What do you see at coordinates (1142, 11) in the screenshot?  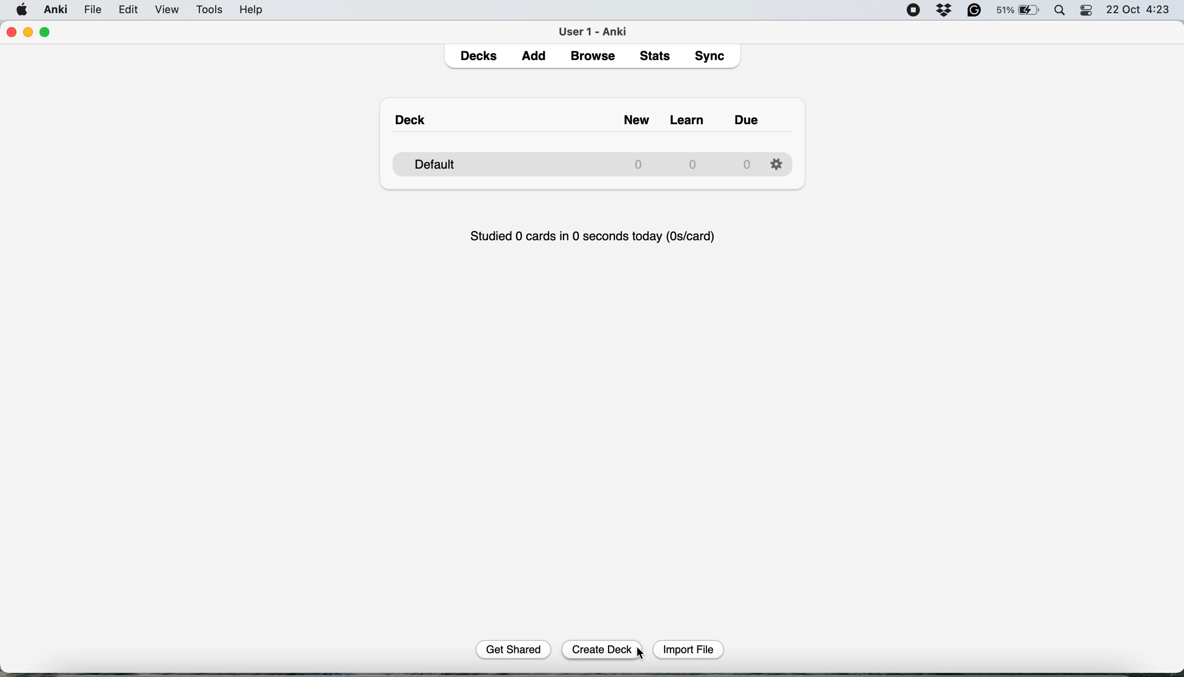 I see `22 Oct 4:23` at bounding box center [1142, 11].